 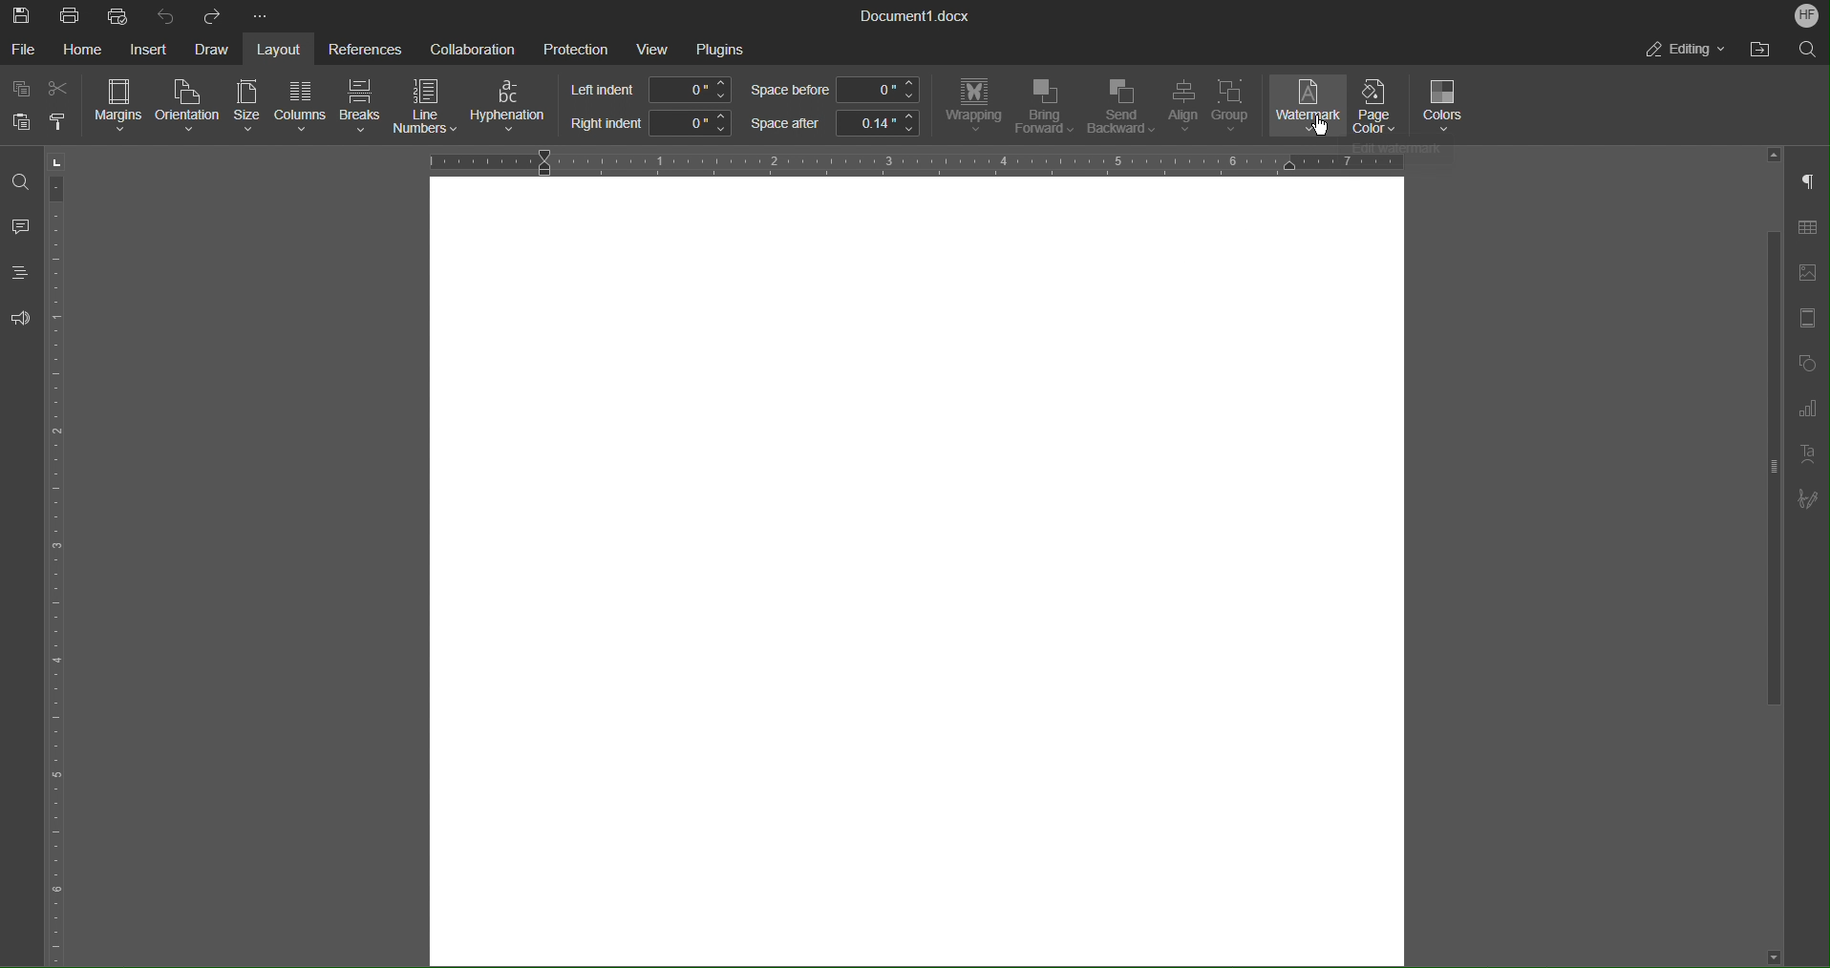 What do you see at coordinates (652, 90) in the screenshot?
I see `Left indent` at bounding box center [652, 90].